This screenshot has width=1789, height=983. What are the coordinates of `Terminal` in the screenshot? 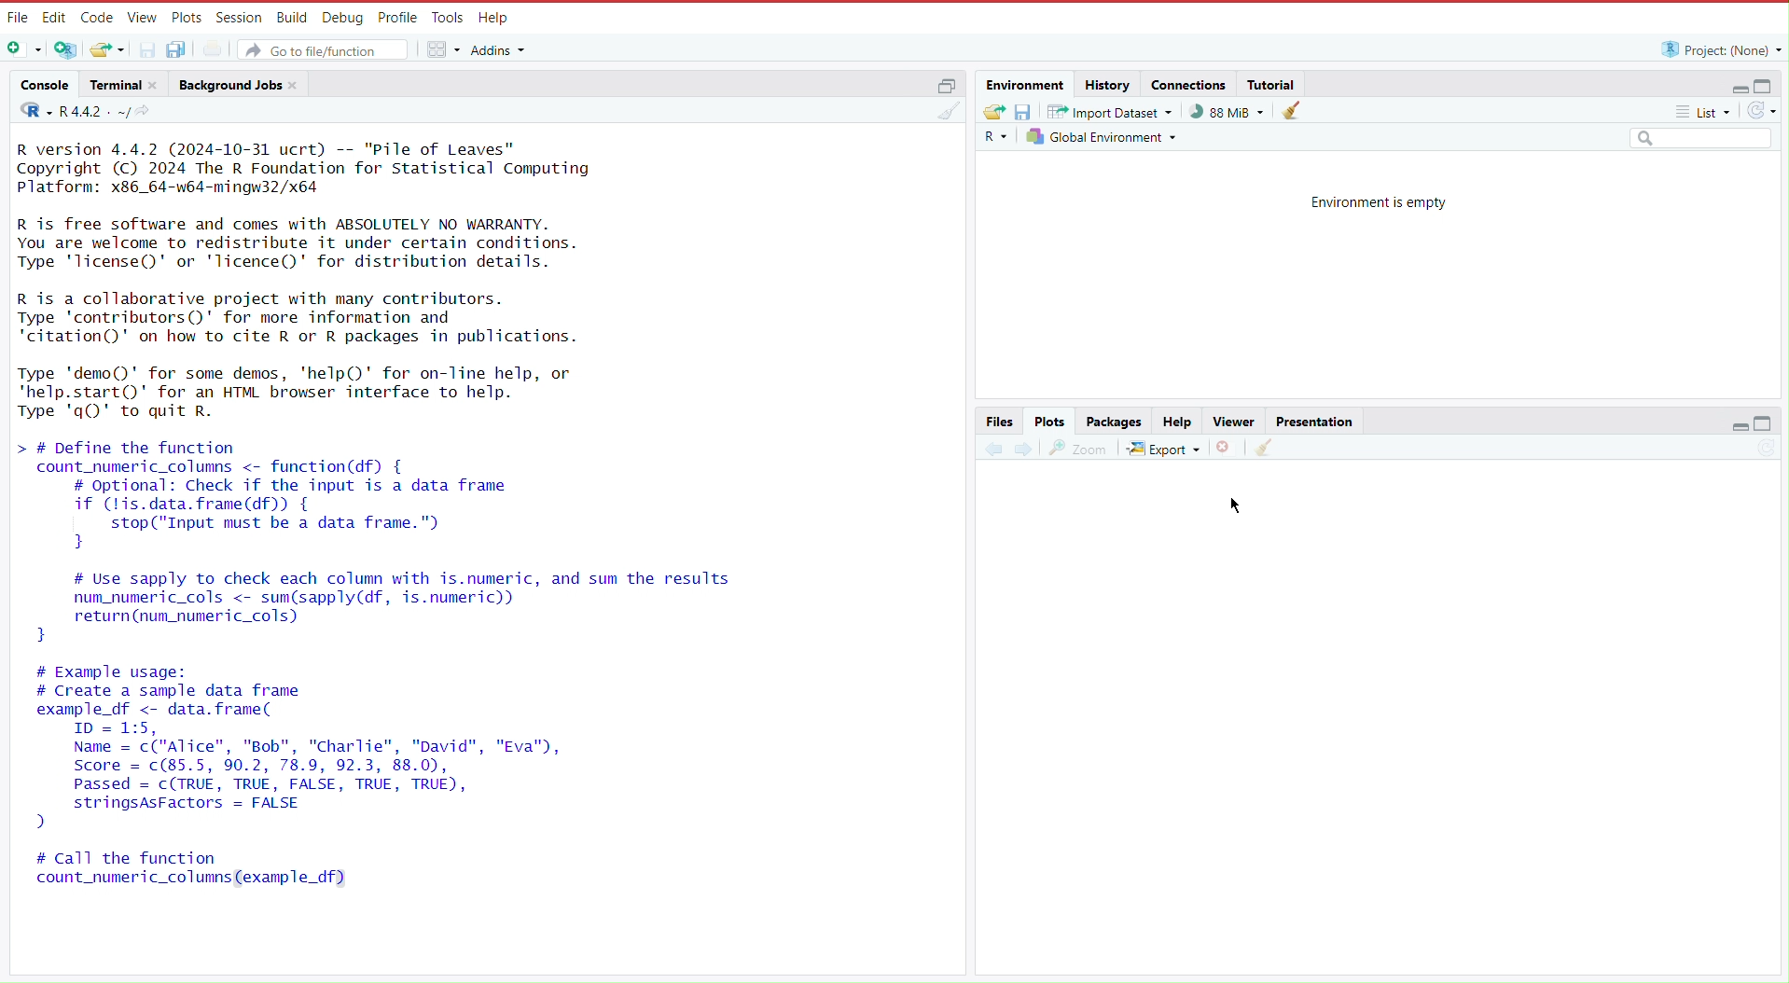 It's located at (123, 85).